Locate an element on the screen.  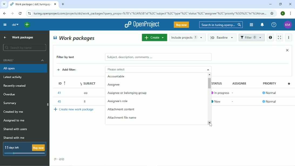
11 days left buy now is located at coordinates (24, 149).